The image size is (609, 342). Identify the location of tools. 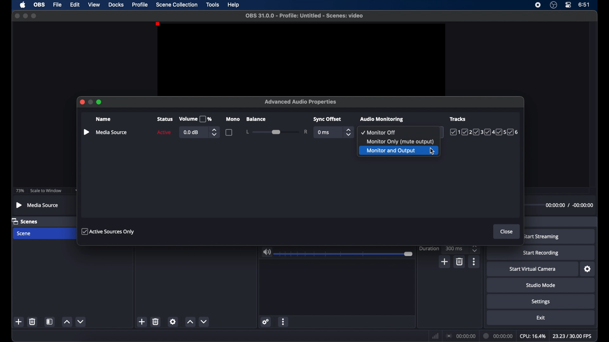
(213, 5).